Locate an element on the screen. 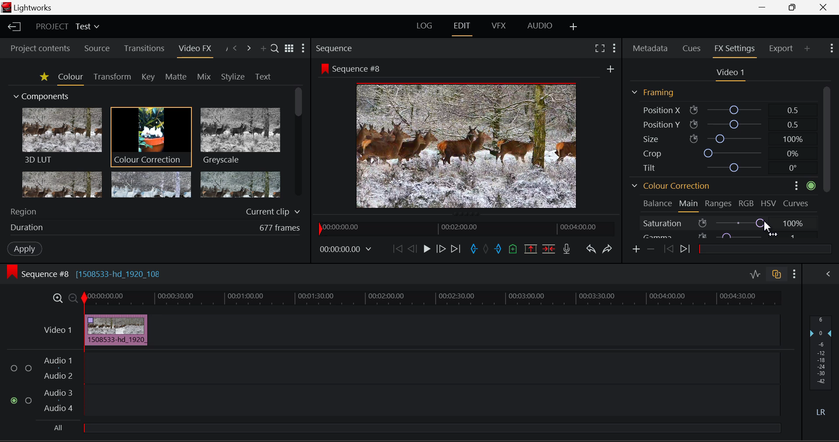 This screenshot has height=442, width=839. Go Forward is located at coordinates (440, 250).